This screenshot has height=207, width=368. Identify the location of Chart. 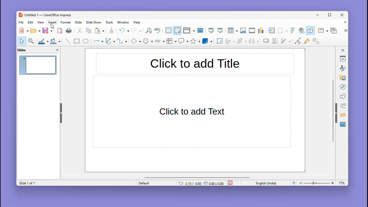
(261, 31).